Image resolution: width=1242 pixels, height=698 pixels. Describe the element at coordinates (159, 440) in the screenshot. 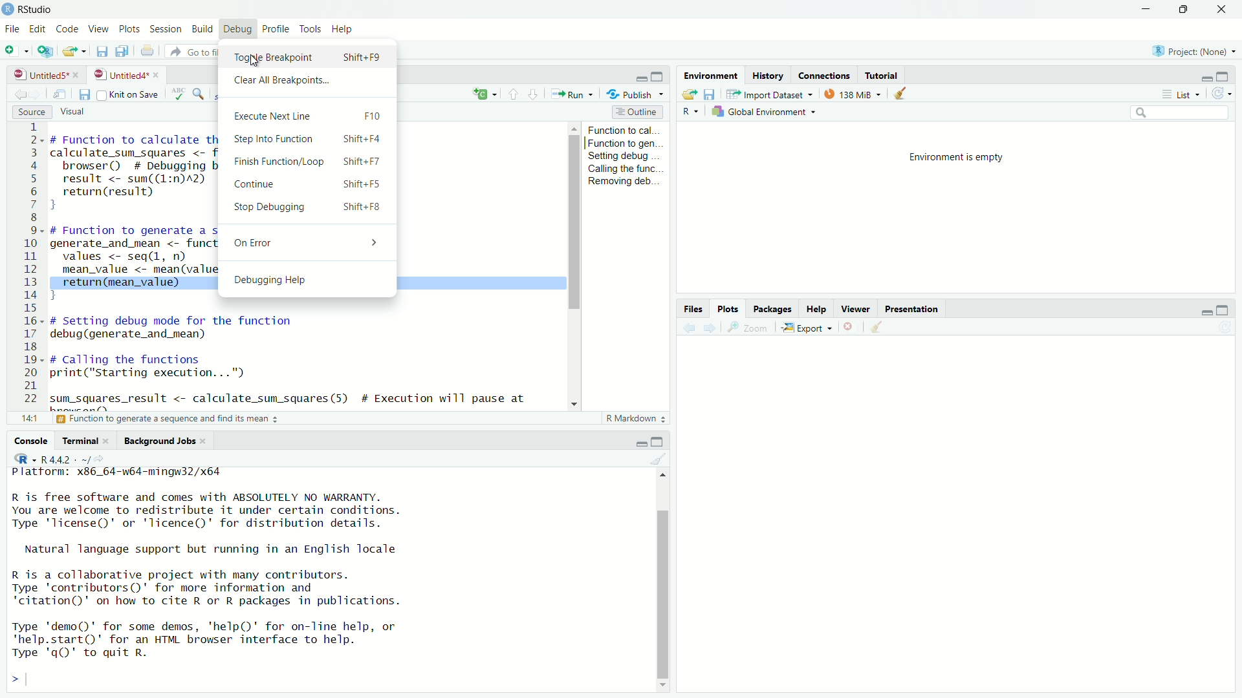

I see `background jobs` at that location.